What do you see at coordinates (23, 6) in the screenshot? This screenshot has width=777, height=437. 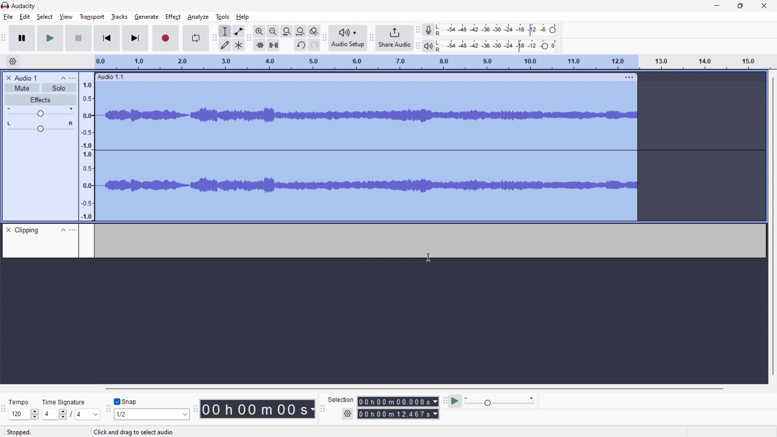 I see `logo` at bounding box center [23, 6].